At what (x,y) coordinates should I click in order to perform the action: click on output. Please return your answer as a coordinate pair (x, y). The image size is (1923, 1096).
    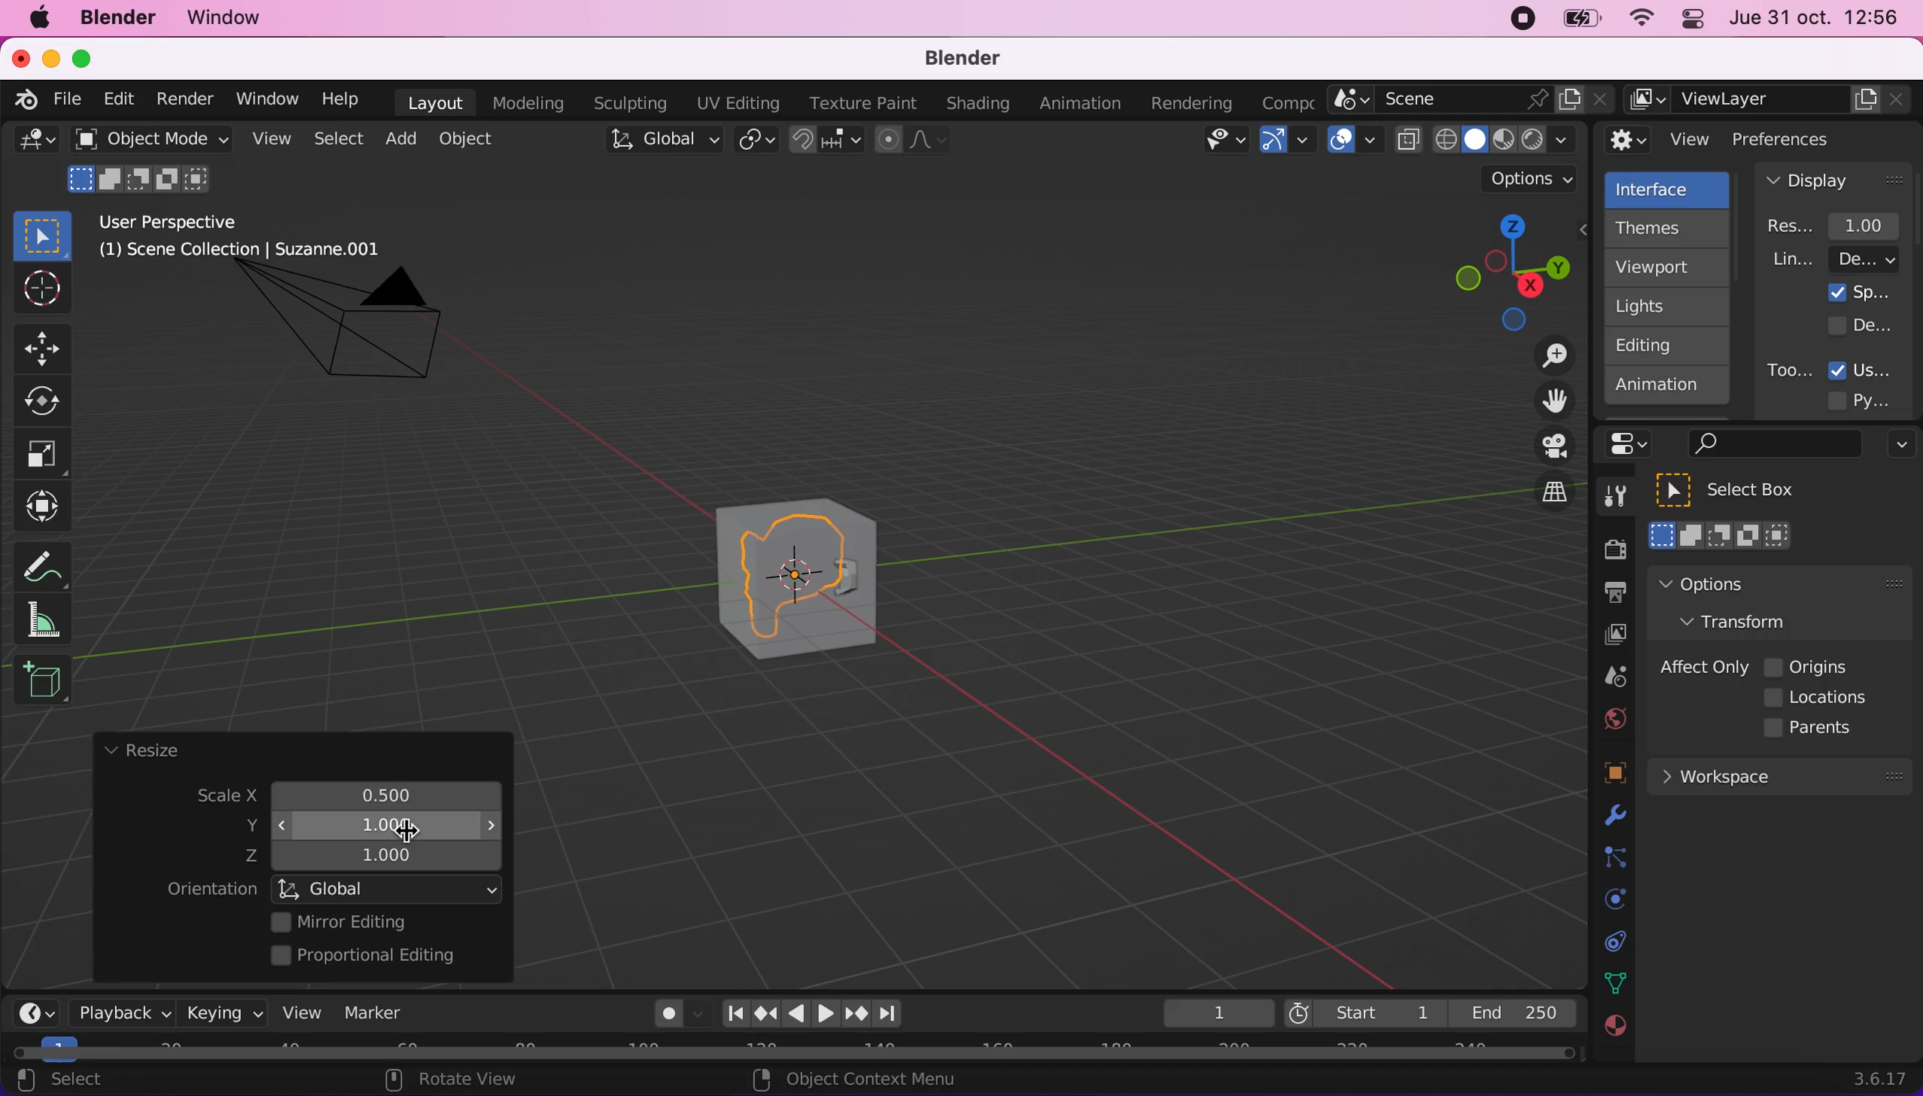
    Looking at the image, I should click on (1607, 595).